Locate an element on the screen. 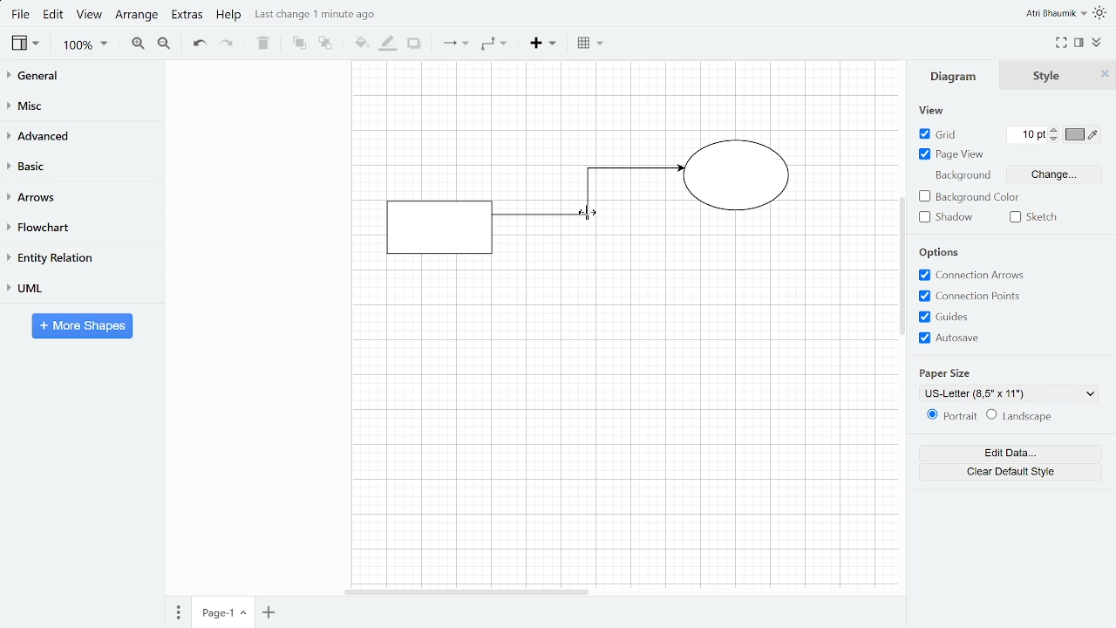  Clear default style is located at coordinates (1008, 472).